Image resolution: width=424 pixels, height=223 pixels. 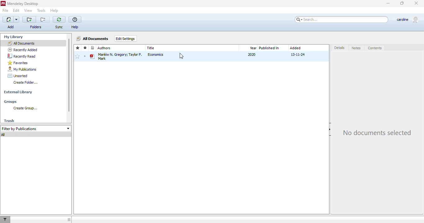 I want to click on create folder, so click(x=26, y=82).